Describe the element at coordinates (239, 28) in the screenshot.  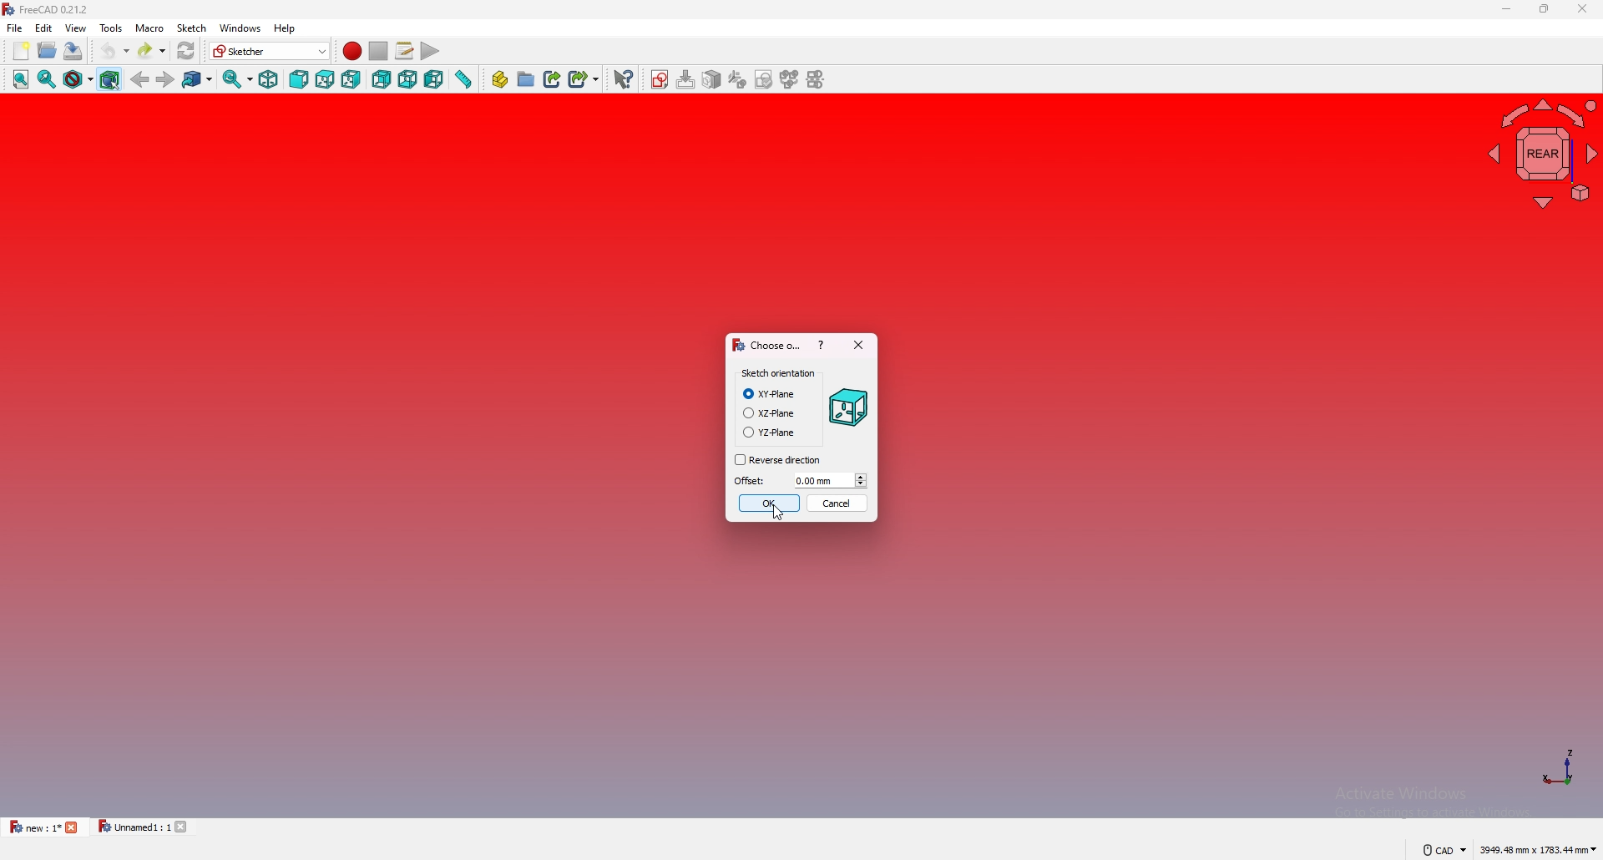
I see `windows` at that location.